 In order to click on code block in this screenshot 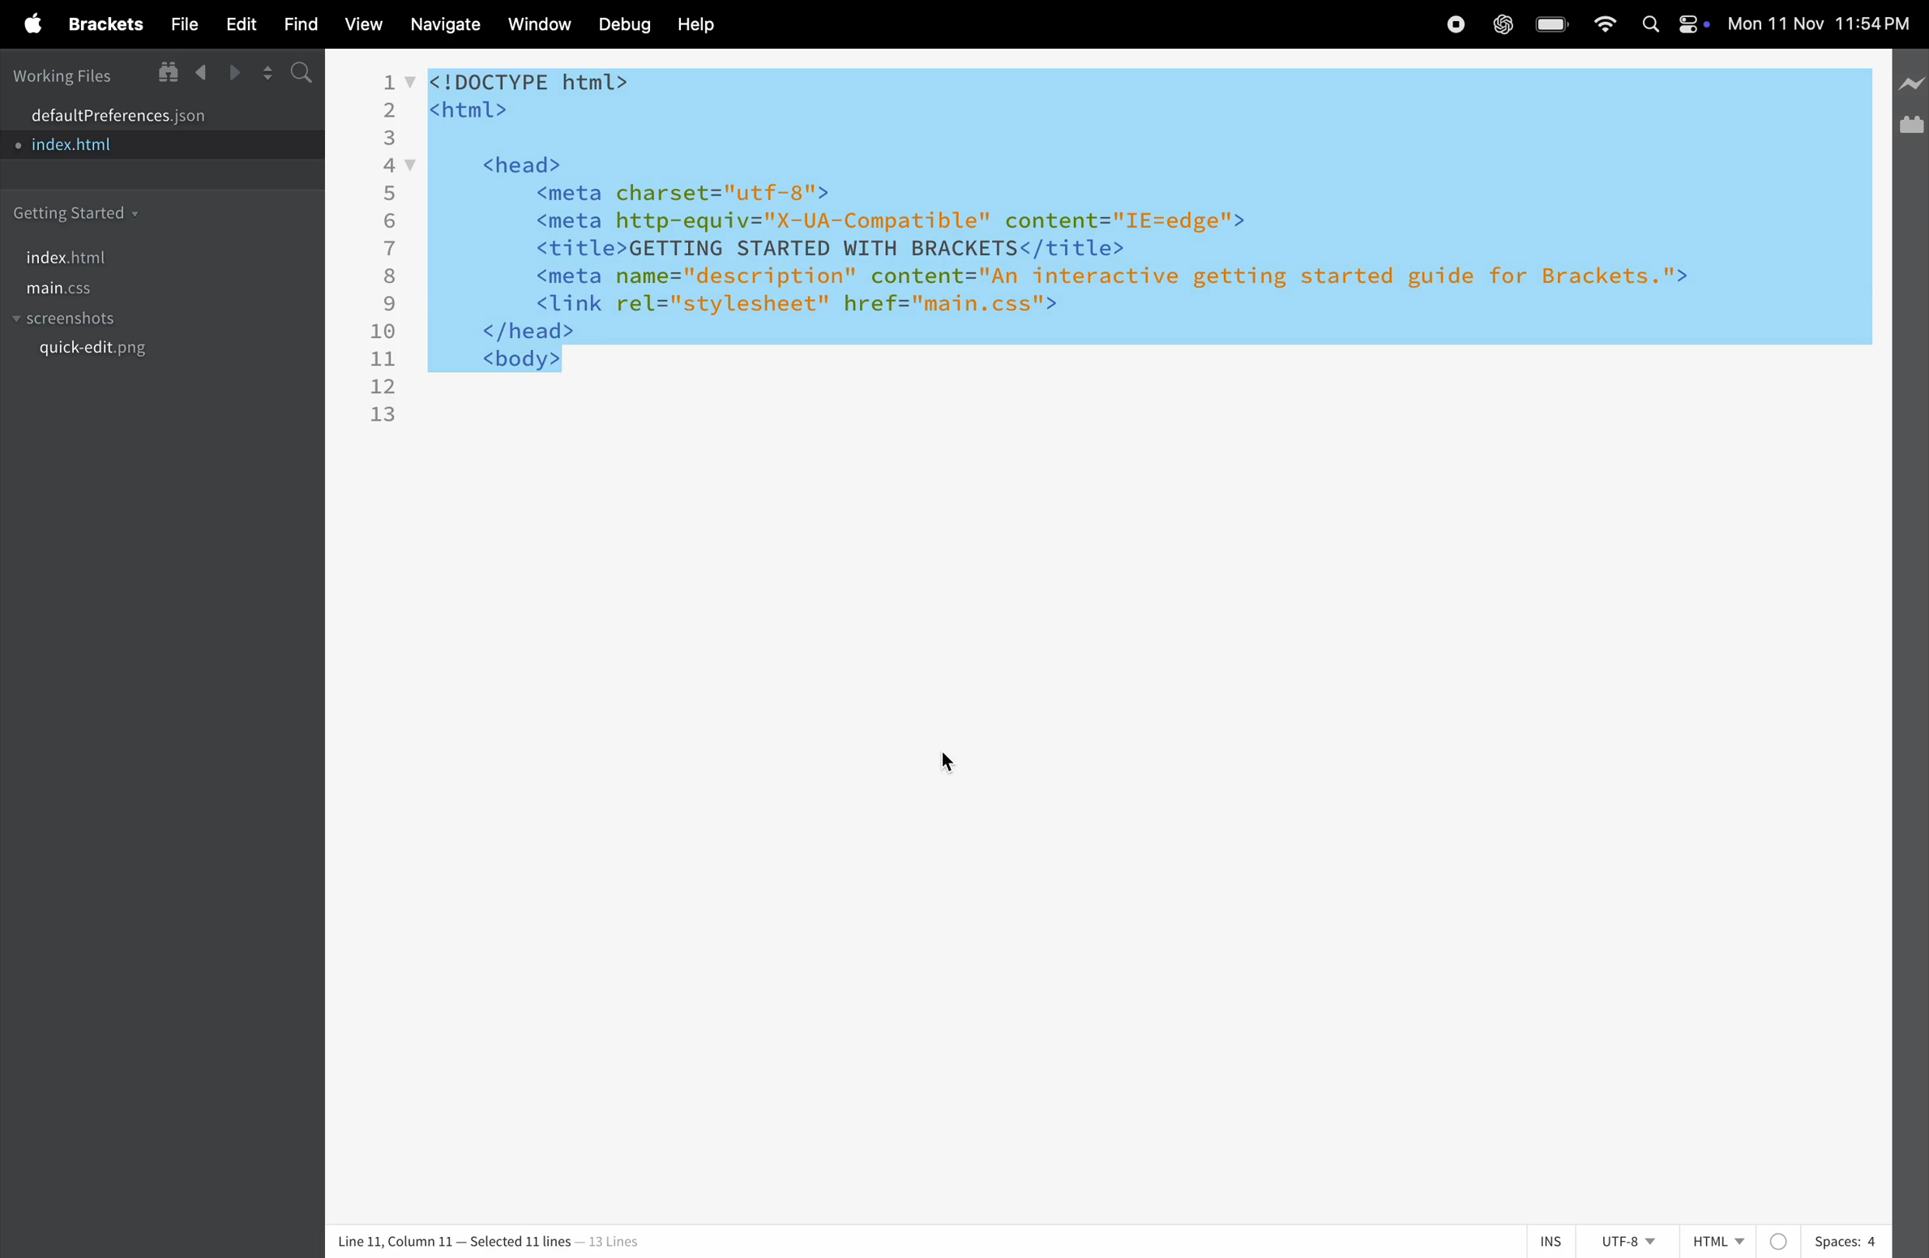, I will do `click(1106, 245)`.